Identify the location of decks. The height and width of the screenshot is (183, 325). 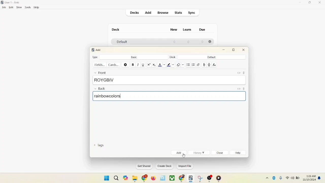
(135, 13).